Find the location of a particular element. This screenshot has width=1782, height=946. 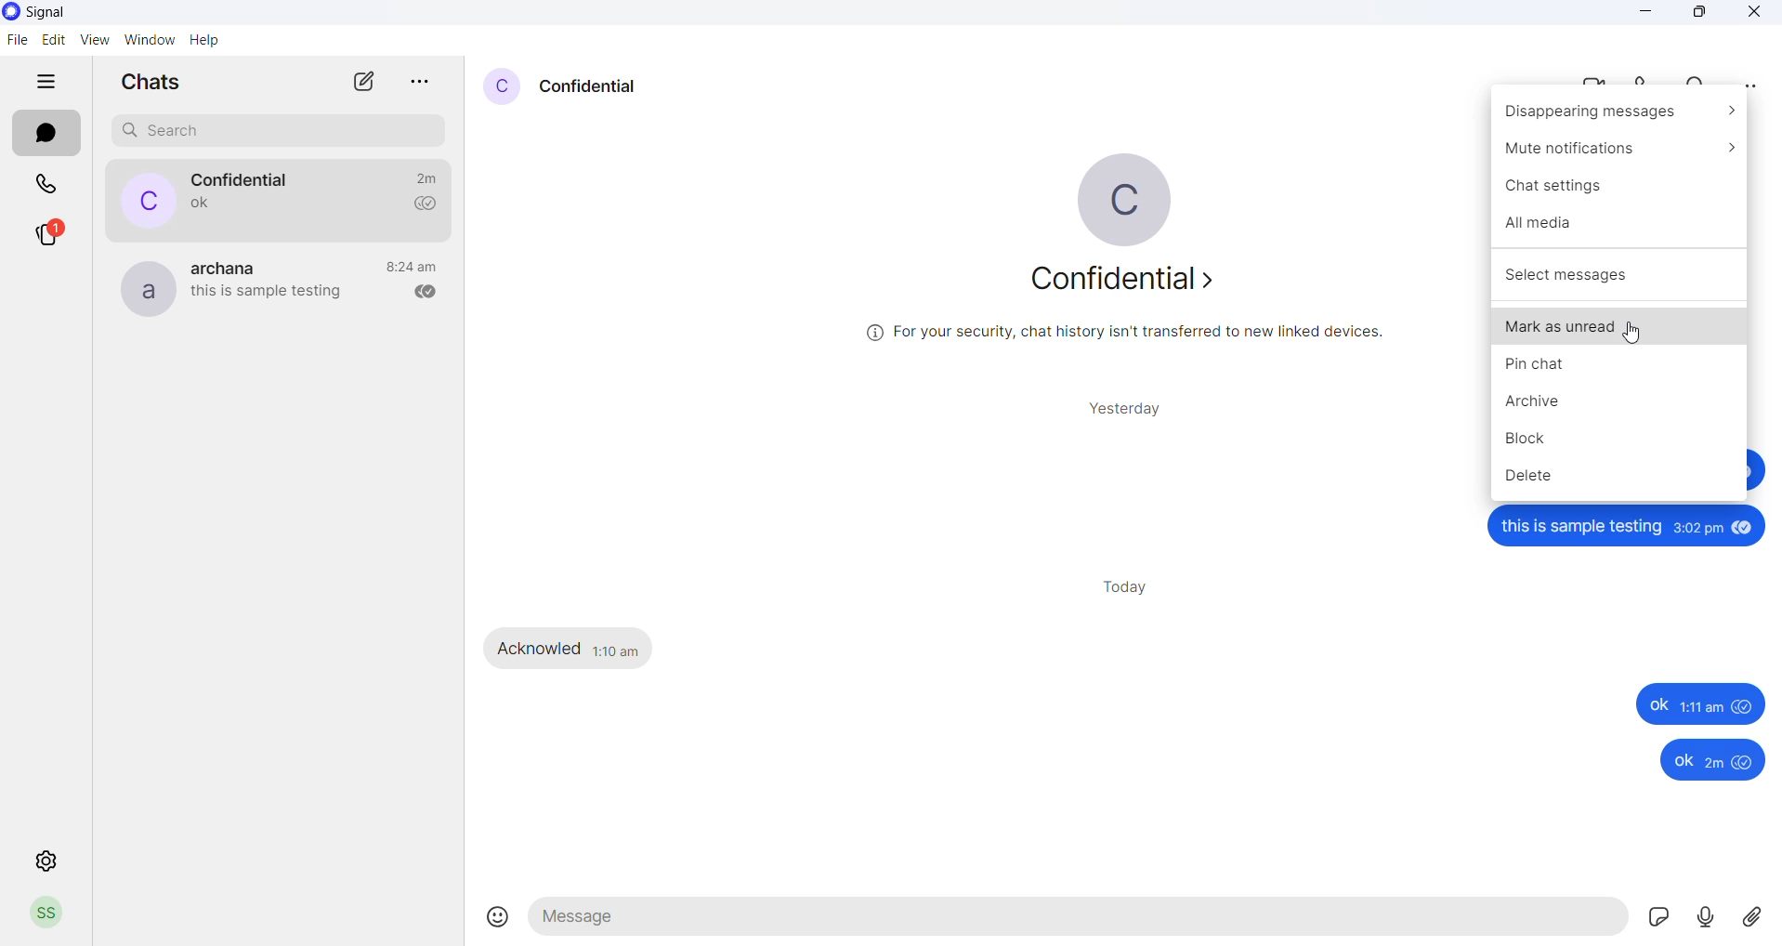

yesterday heading is located at coordinates (1130, 408).